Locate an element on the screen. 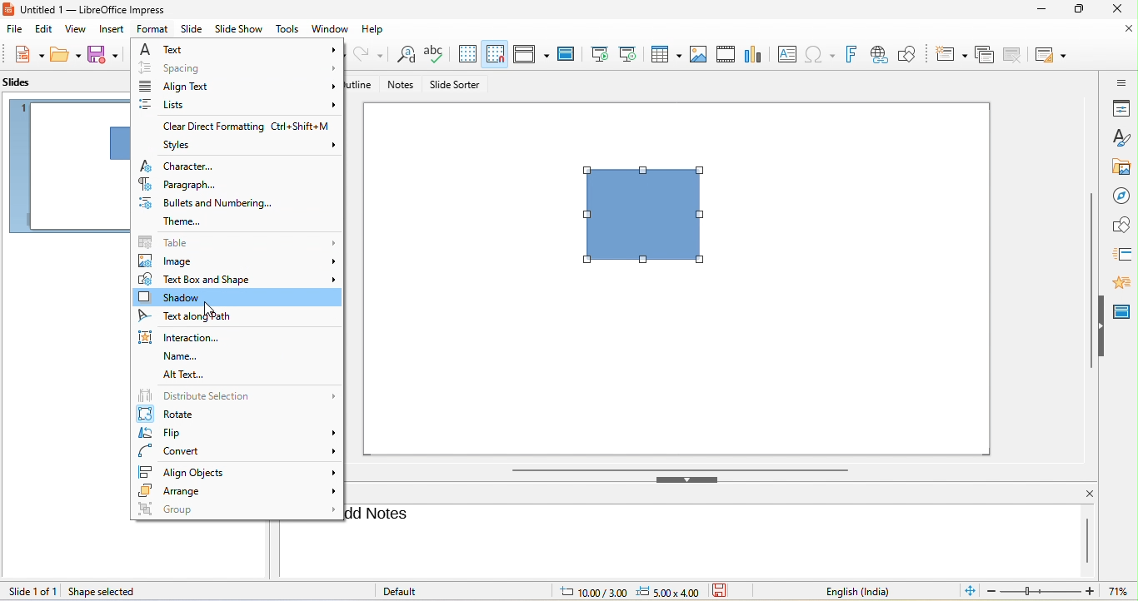  start from first slide is located at coordinates (599, 52).